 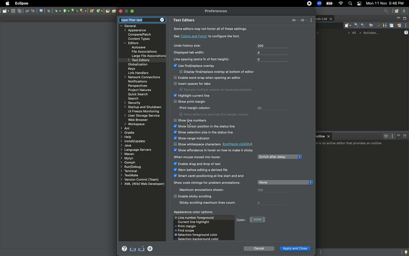 I want to click on Focus on workweek, so click(x=371, y=25).